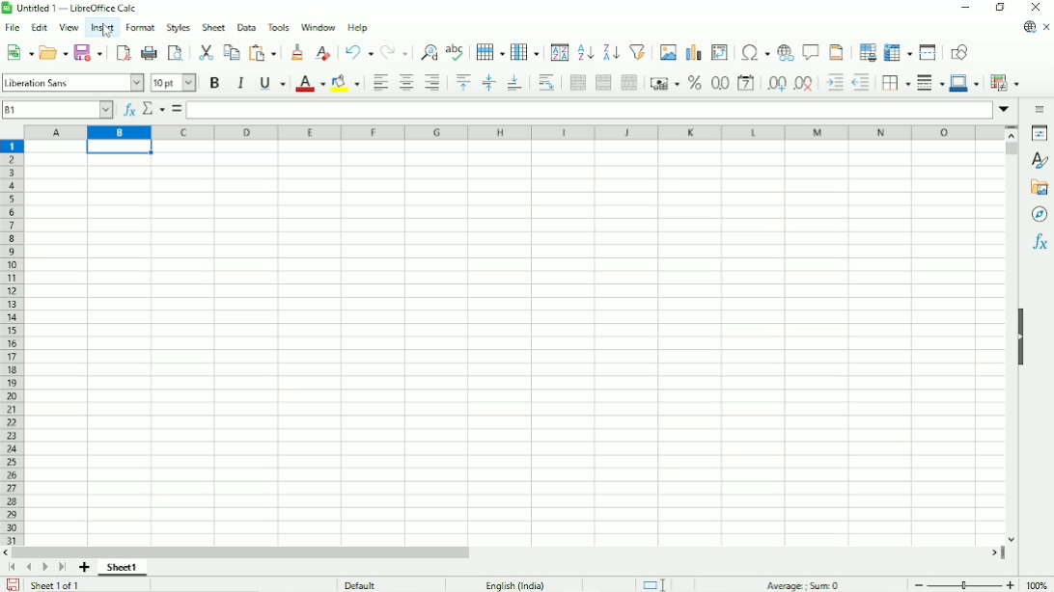 The height and width of the screenshot is (592, 1054). I want to click on Row, so click(489, 52).